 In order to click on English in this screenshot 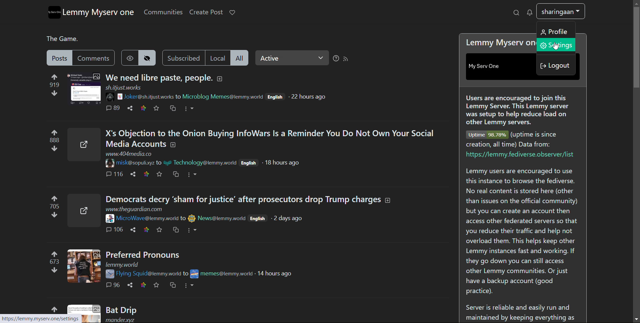, I will do `click(275, 97)`.